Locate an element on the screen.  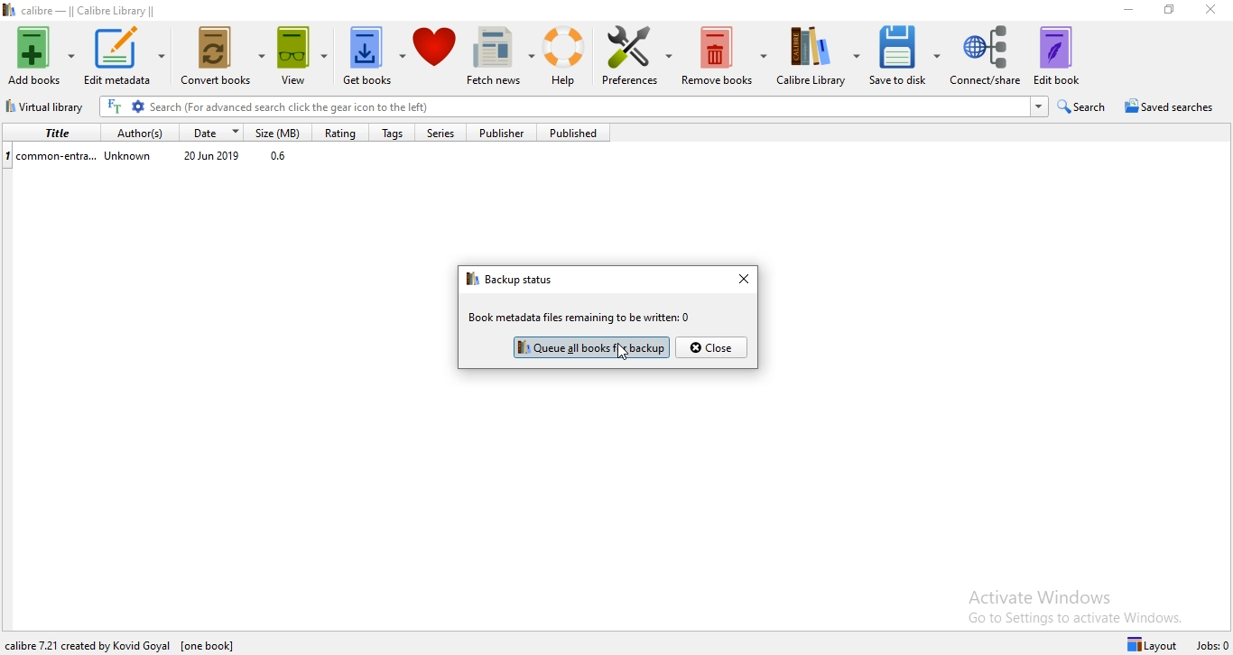
Close is located at coordinates (1209, 14).